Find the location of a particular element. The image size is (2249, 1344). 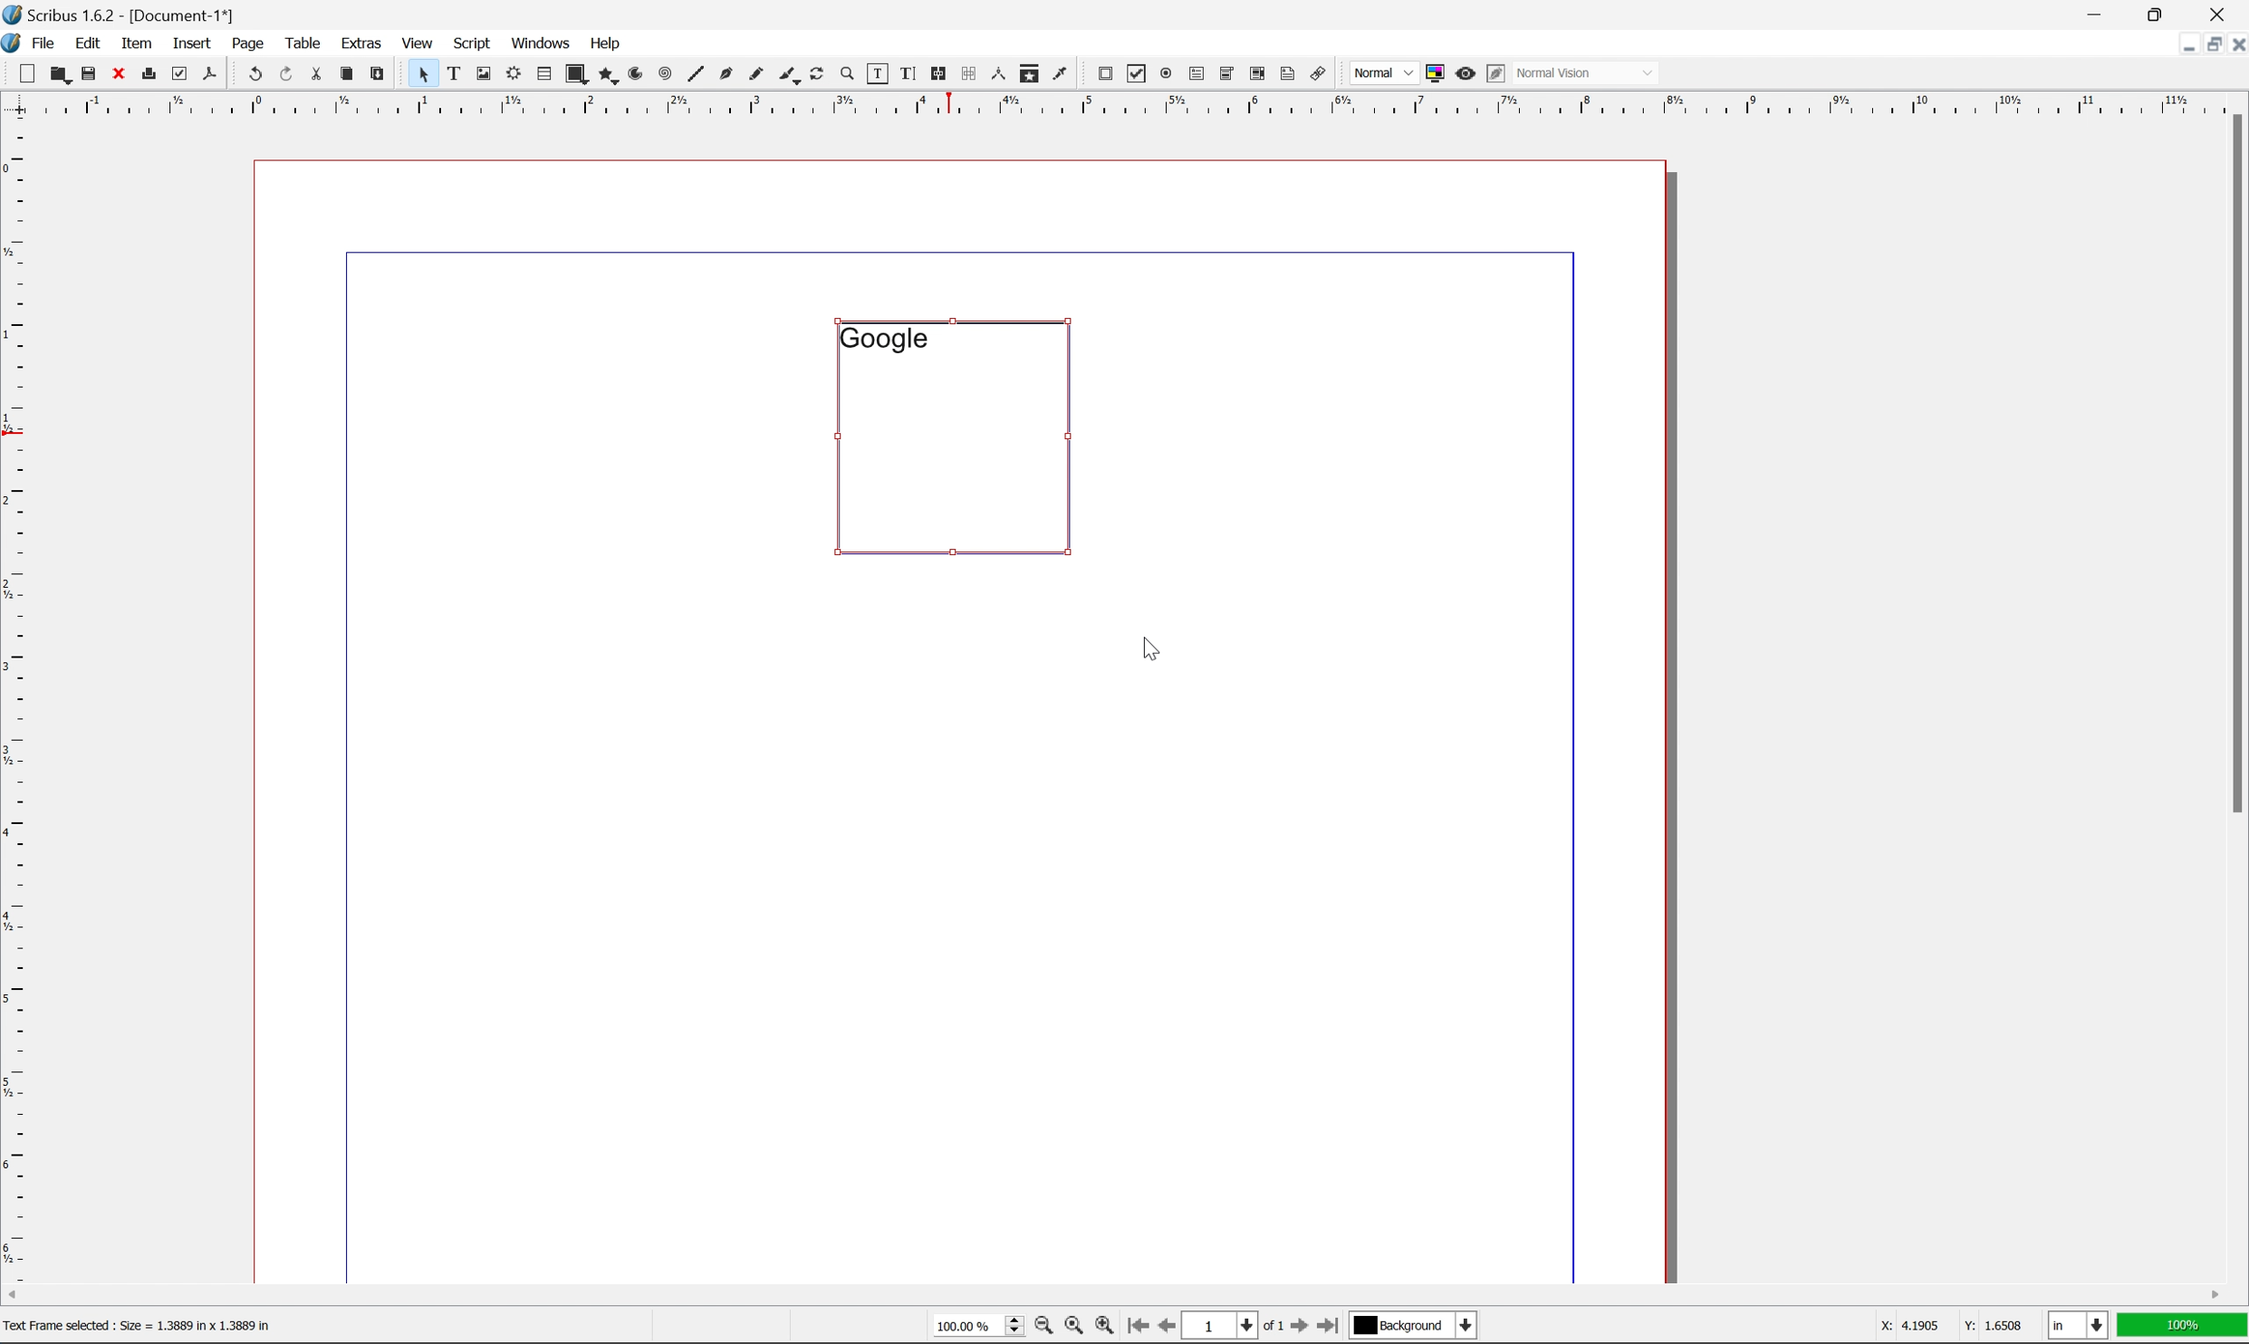

extras is located at coordinates (365, 43).